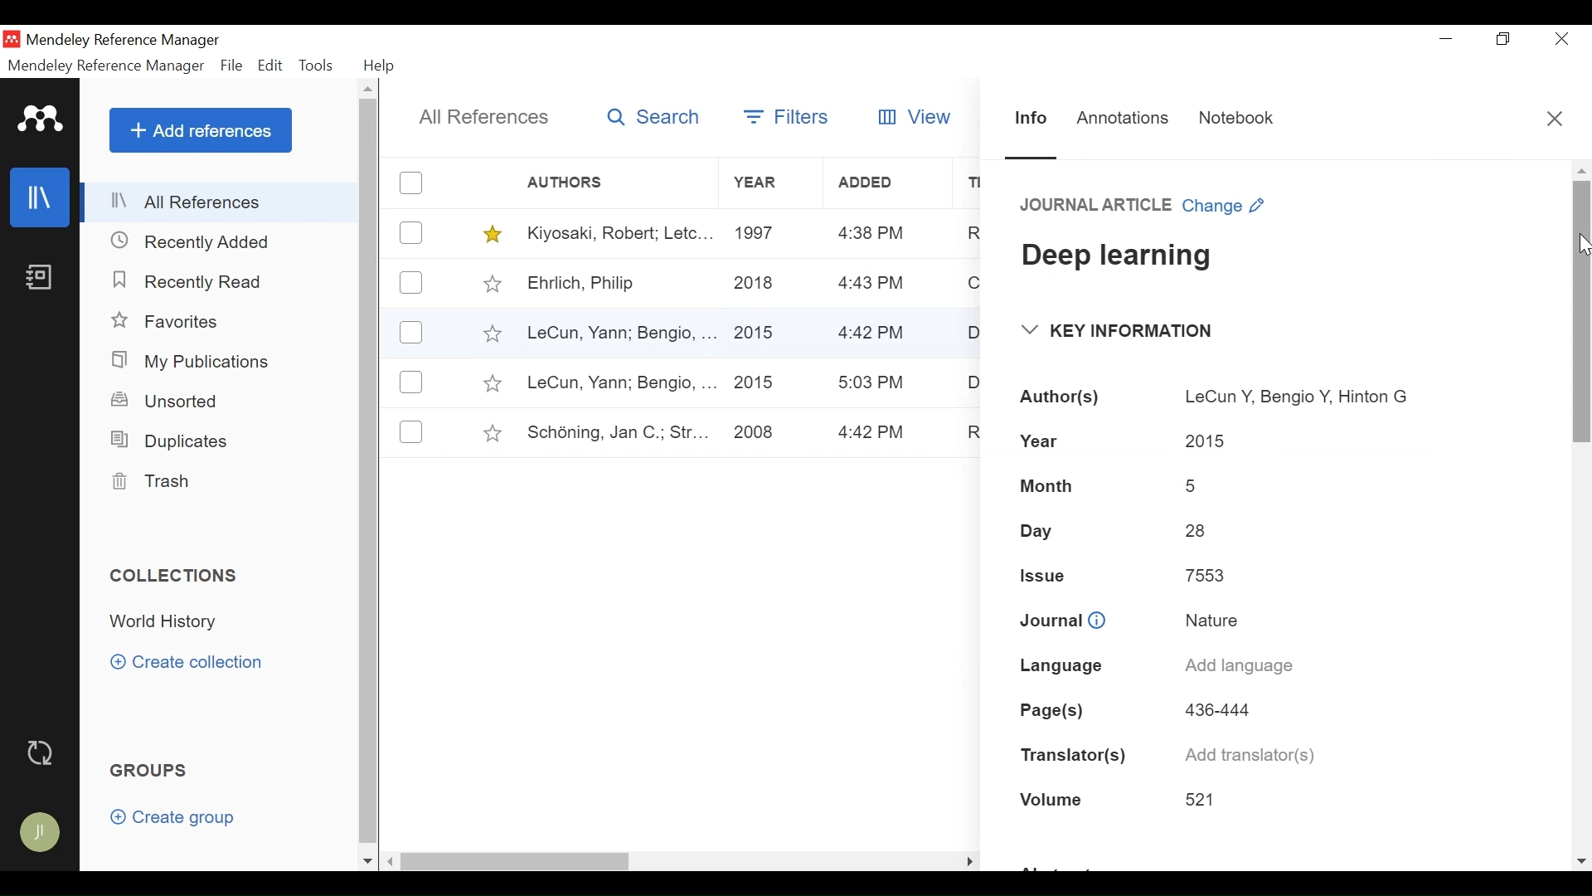 The image size is (1592, 896). What do you see at coordinates (41, 122) in the screenshot?
I see `Mendeley Logo` at bounding box center [41, 122].